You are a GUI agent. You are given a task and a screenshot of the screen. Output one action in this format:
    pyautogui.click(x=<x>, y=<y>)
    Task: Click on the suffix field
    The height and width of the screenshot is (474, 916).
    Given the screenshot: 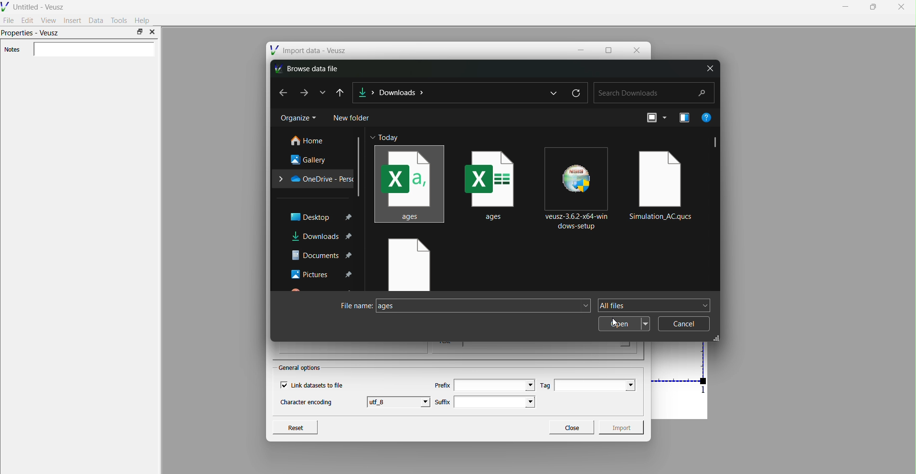 What is the action you would take?
    pyautogui.click(x=496, y=402)
    